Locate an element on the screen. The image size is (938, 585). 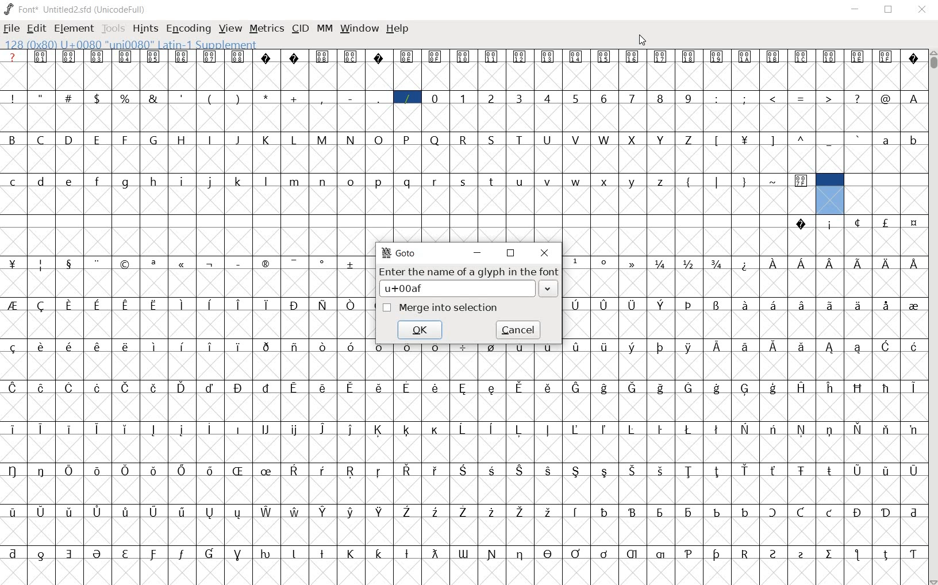
metrics is located at coordinates (267, 28).